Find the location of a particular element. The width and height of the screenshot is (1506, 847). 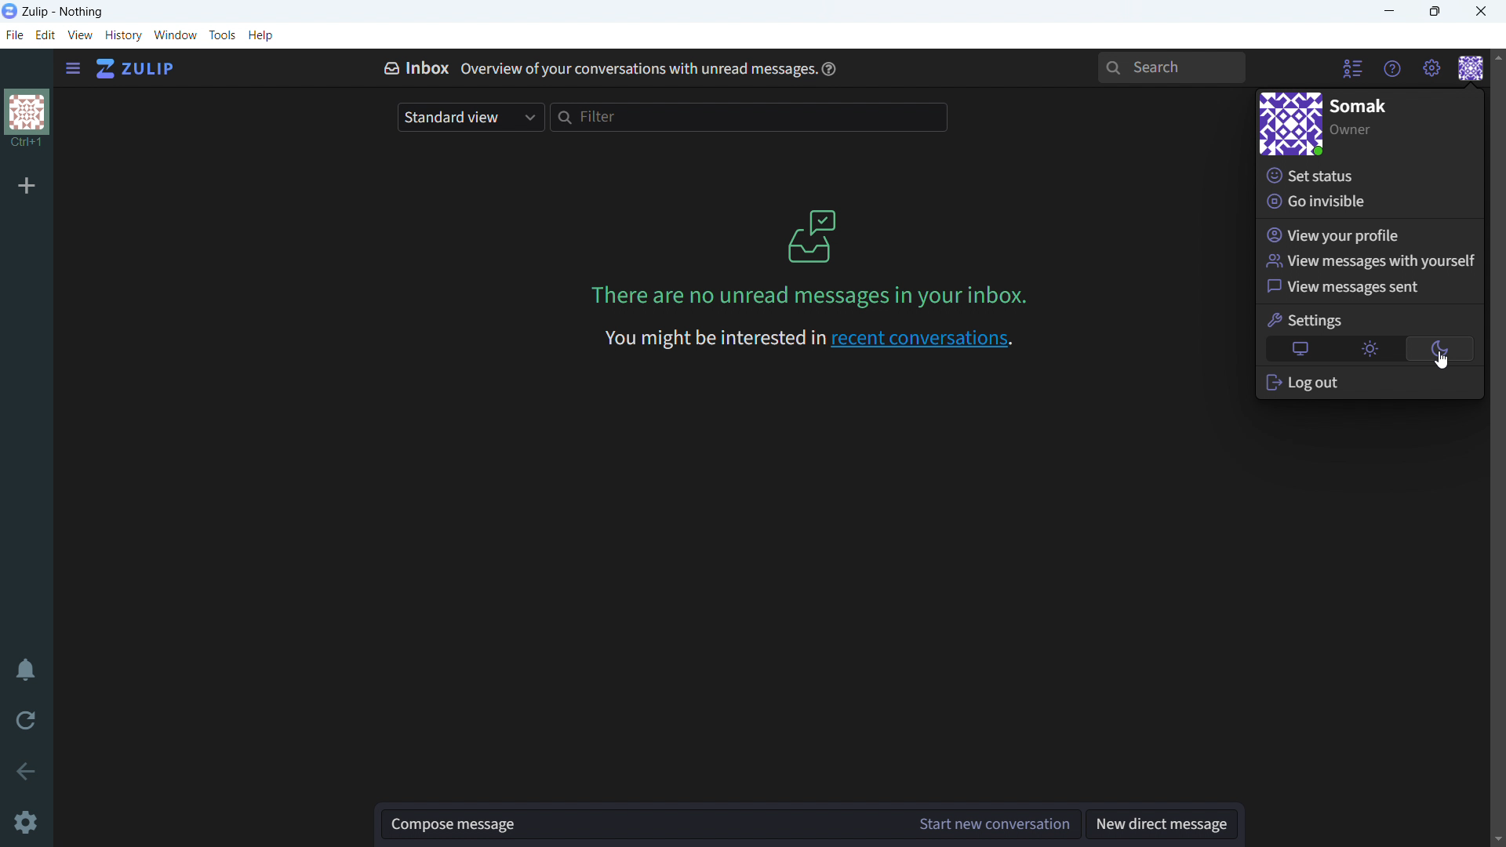

scroll down is located at coordinates (1497, 839).